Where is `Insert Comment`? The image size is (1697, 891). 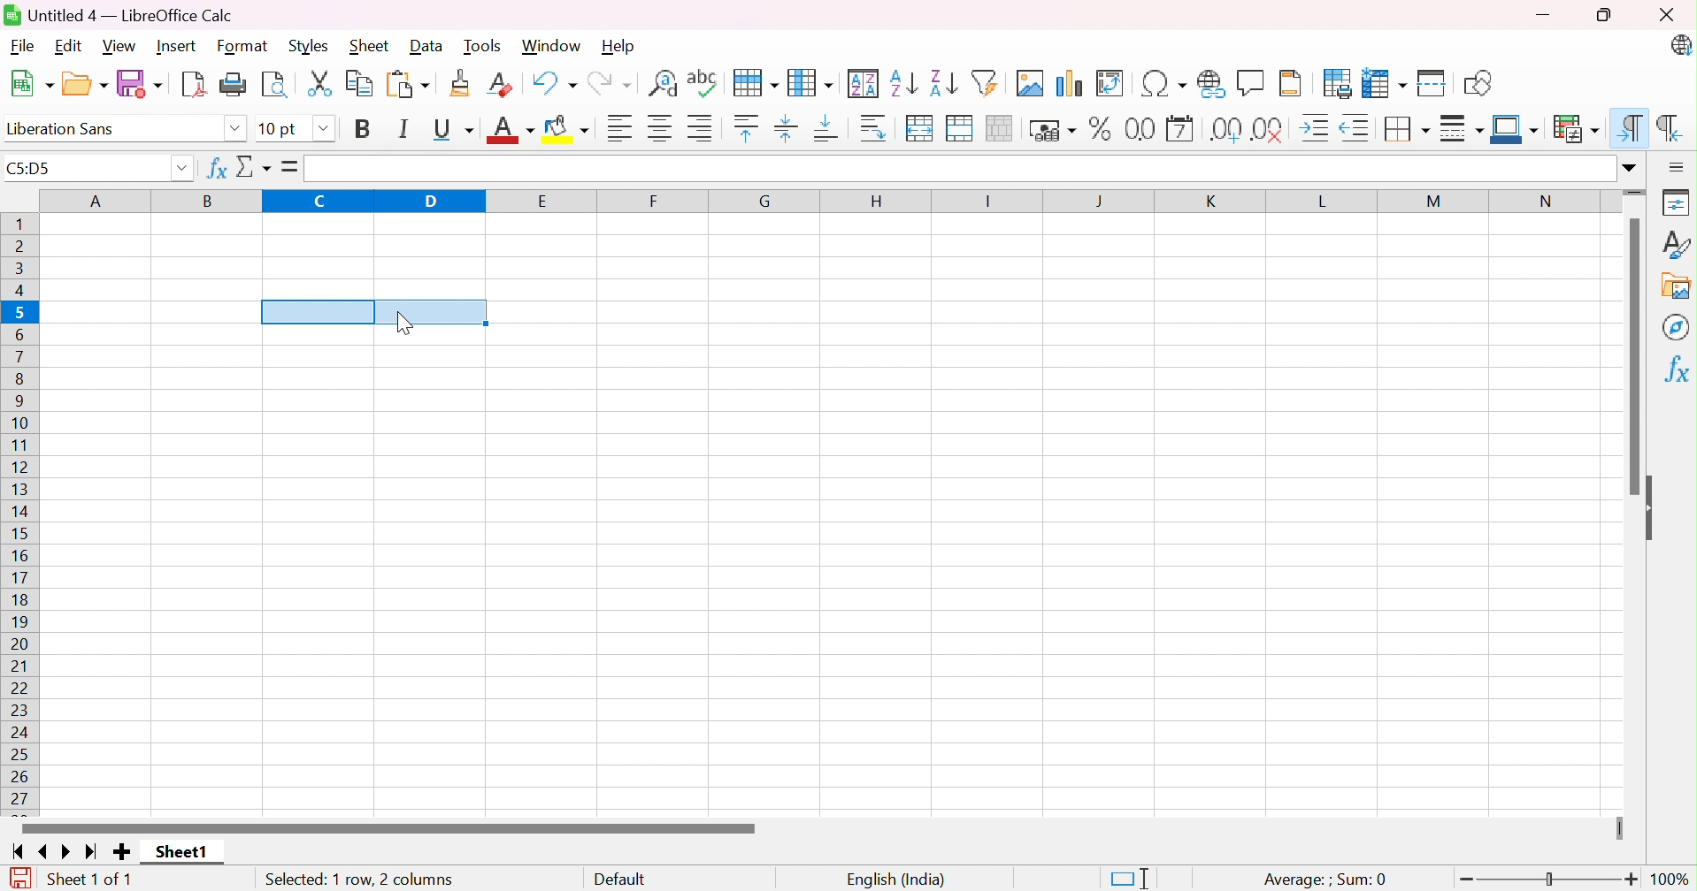
Insert Comment is located at coordinates (1252, 81).